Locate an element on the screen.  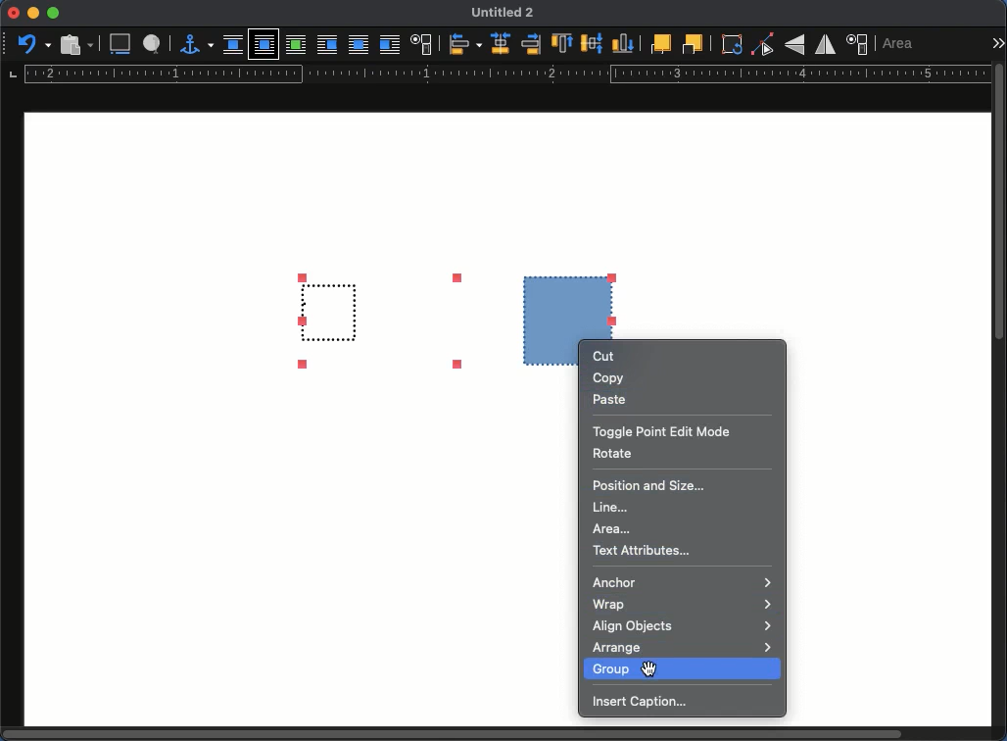
expand is located at coordinates (997, 43).